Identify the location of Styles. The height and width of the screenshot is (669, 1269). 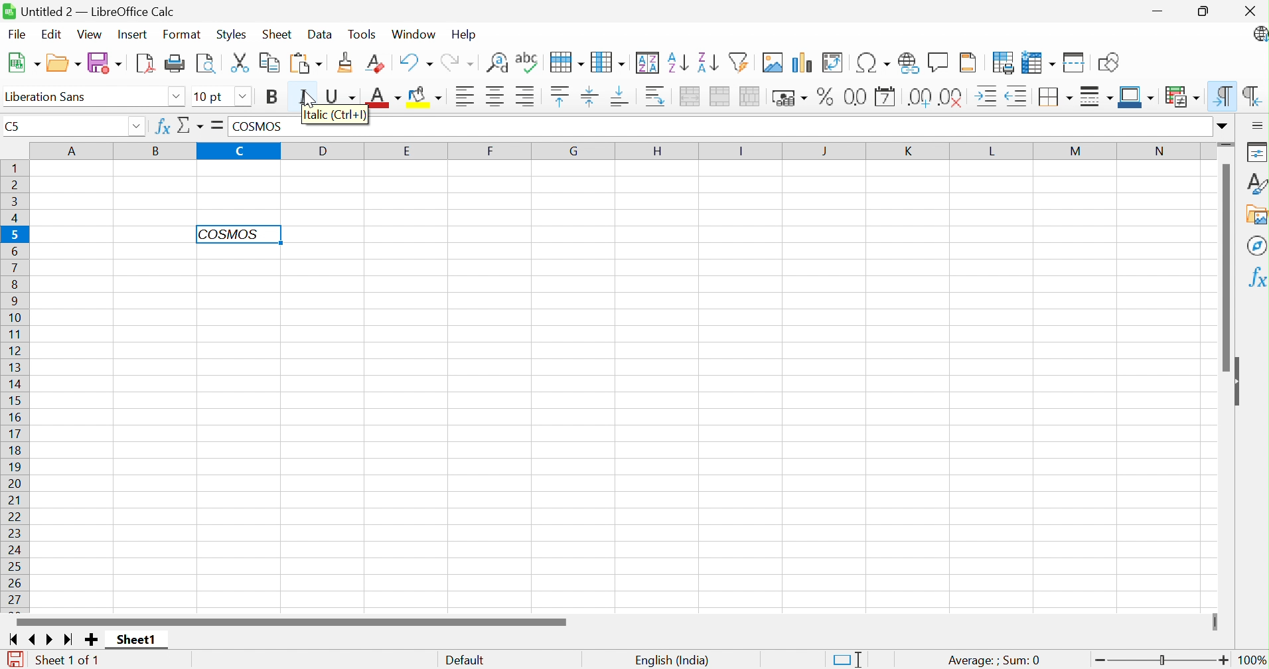
(231, 36).